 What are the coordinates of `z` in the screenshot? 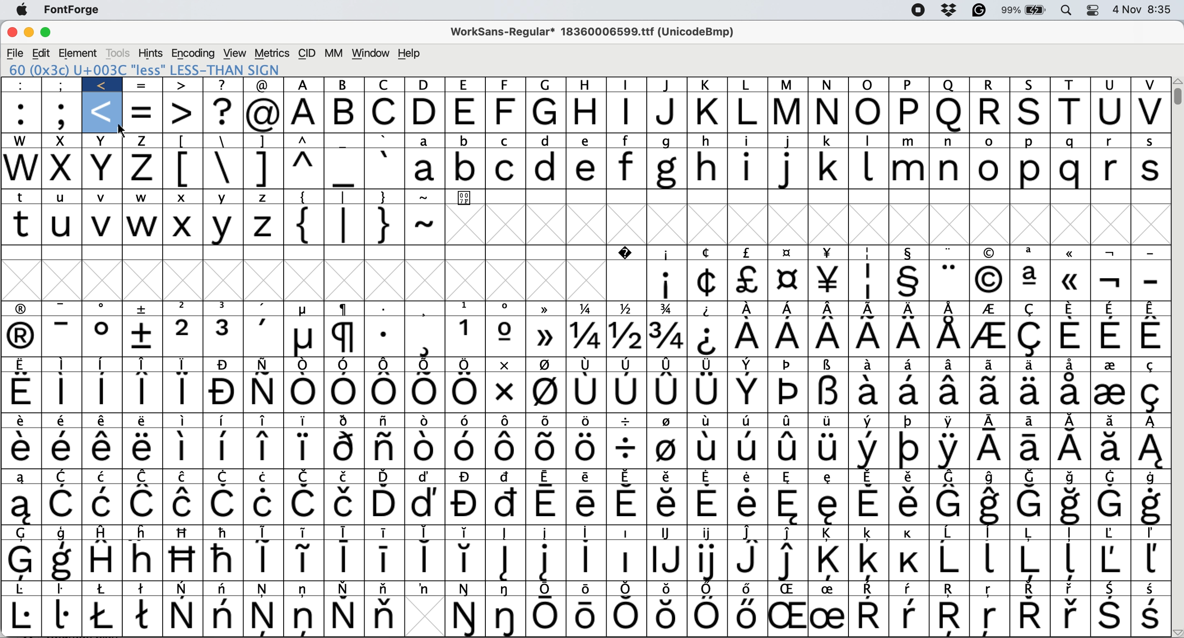 It's located at (143, 170).